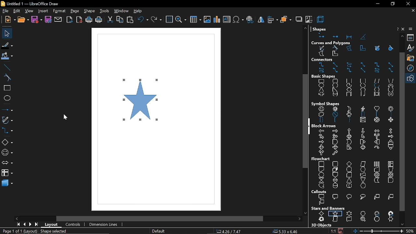  What do you see at coordinates (58, 20) in the screenshot?
I see `attach` at bounding box center [58, 20].